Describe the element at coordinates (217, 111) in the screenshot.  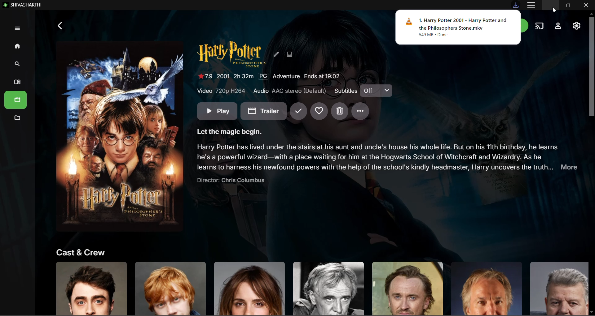
I see `Play` at that location.